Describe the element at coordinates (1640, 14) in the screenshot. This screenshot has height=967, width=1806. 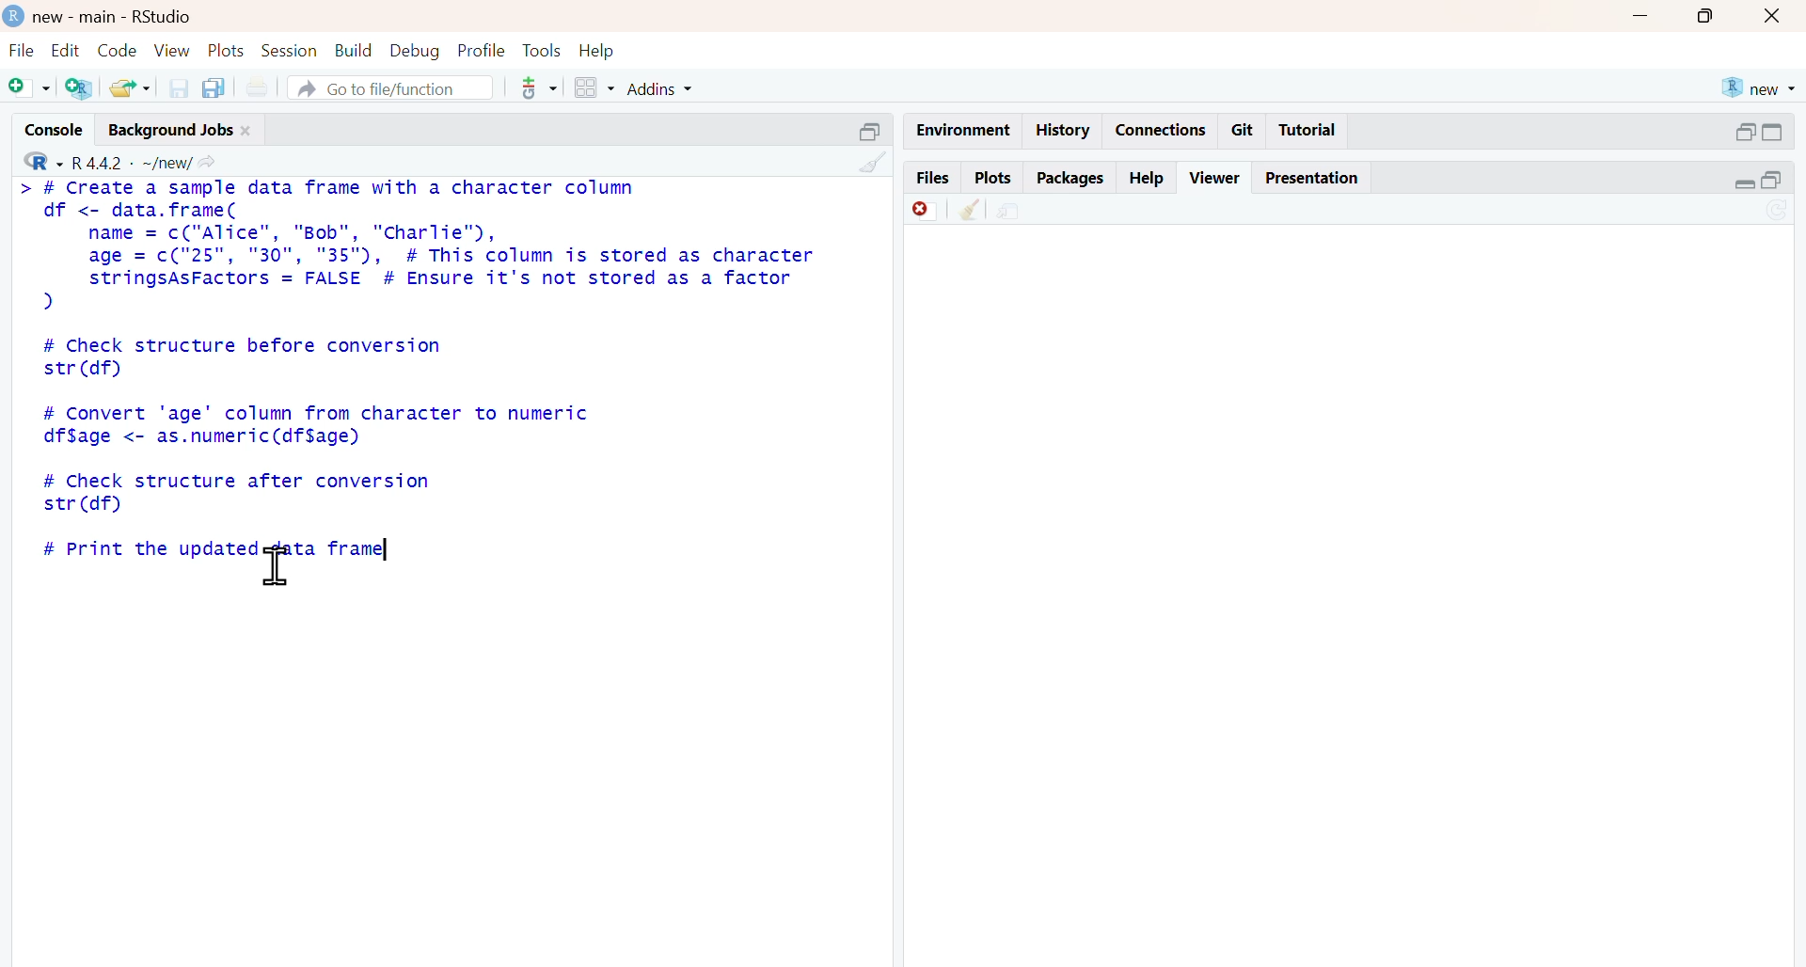
I see `Minimise` at that location.